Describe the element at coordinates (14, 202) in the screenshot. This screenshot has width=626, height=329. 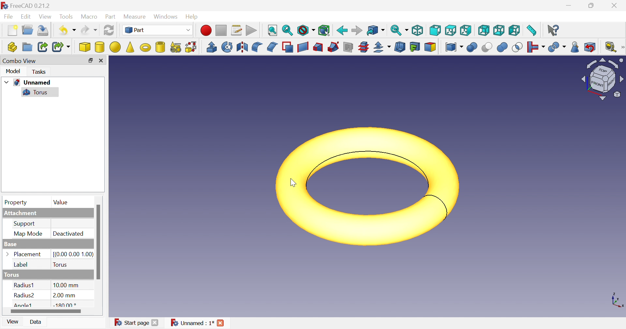
I see `Property` at that location.